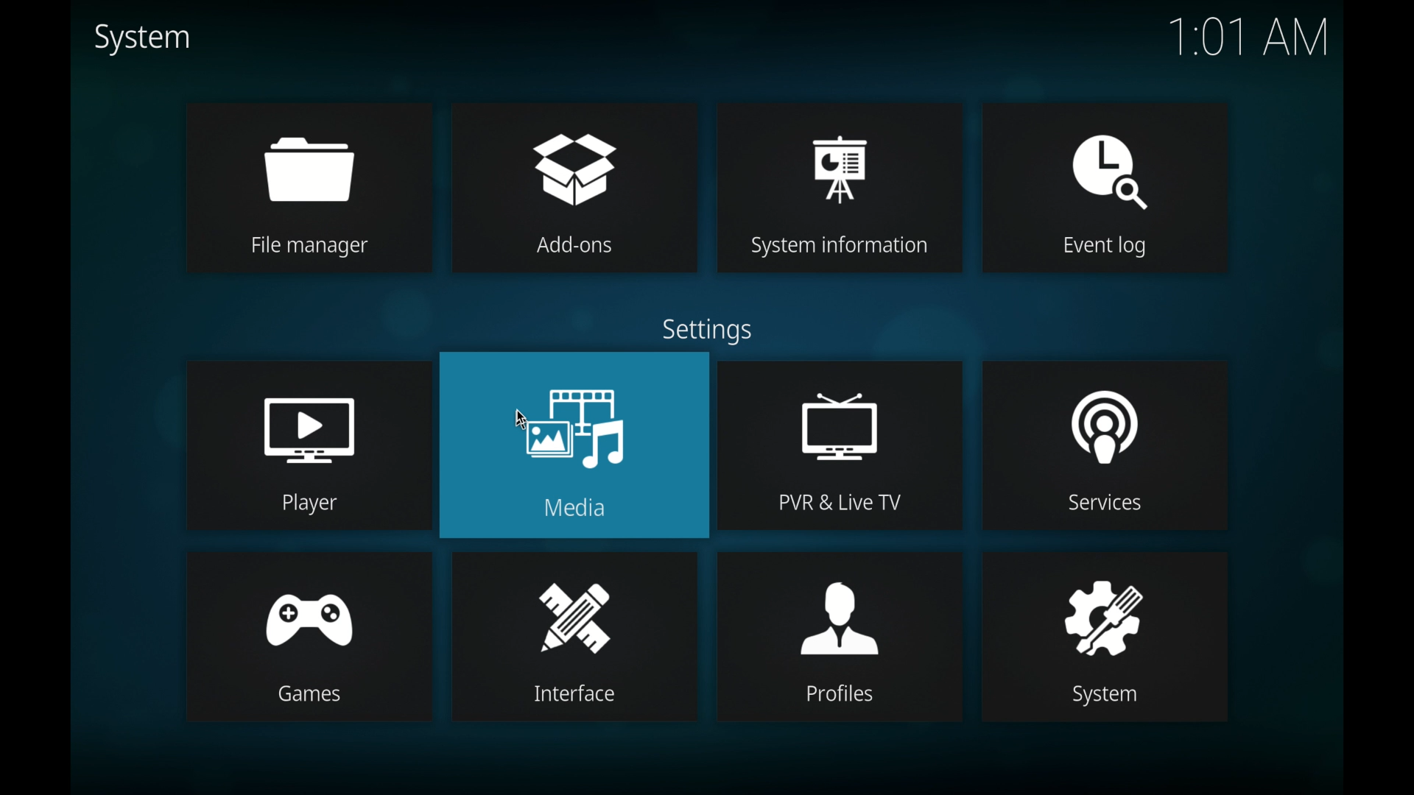 The width and height of the screenshot is (1414, 795). I want to click on PVR & Live TV, so click(842, 504).